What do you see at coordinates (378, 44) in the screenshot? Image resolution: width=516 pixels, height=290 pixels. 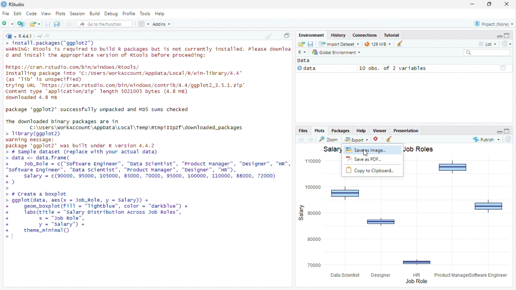 I see `current memory usage - 129MiB` at bounding box center [378, 44].